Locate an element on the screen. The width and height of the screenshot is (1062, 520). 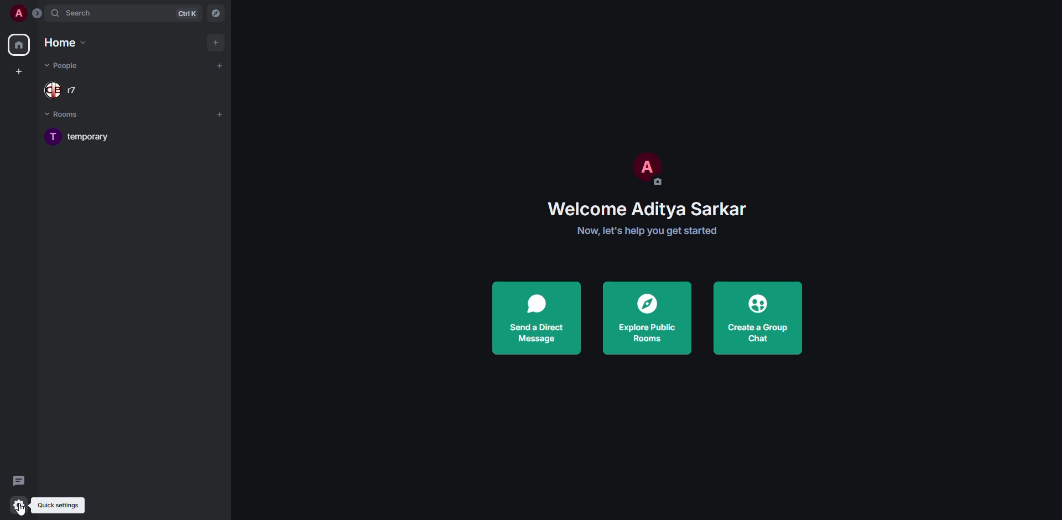
people is located at coordinates (67, 90).